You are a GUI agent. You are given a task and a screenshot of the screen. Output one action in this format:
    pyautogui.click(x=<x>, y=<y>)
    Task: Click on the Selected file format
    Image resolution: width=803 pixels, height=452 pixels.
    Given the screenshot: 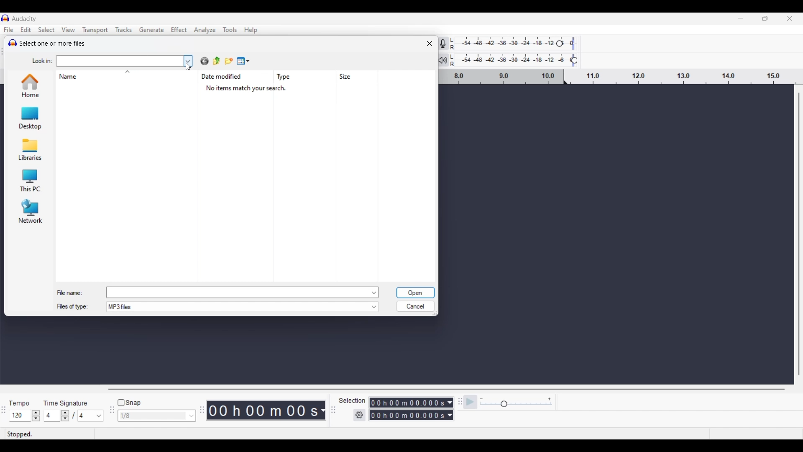 What is the action you would take?
    pyautogui.click(x=237, y=307)
    